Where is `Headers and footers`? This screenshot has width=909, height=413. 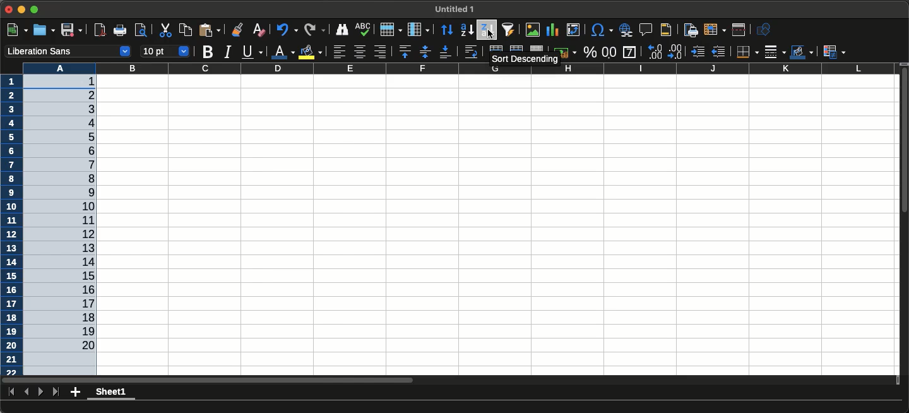 Headers and footers is located at coordinates (665, 30).